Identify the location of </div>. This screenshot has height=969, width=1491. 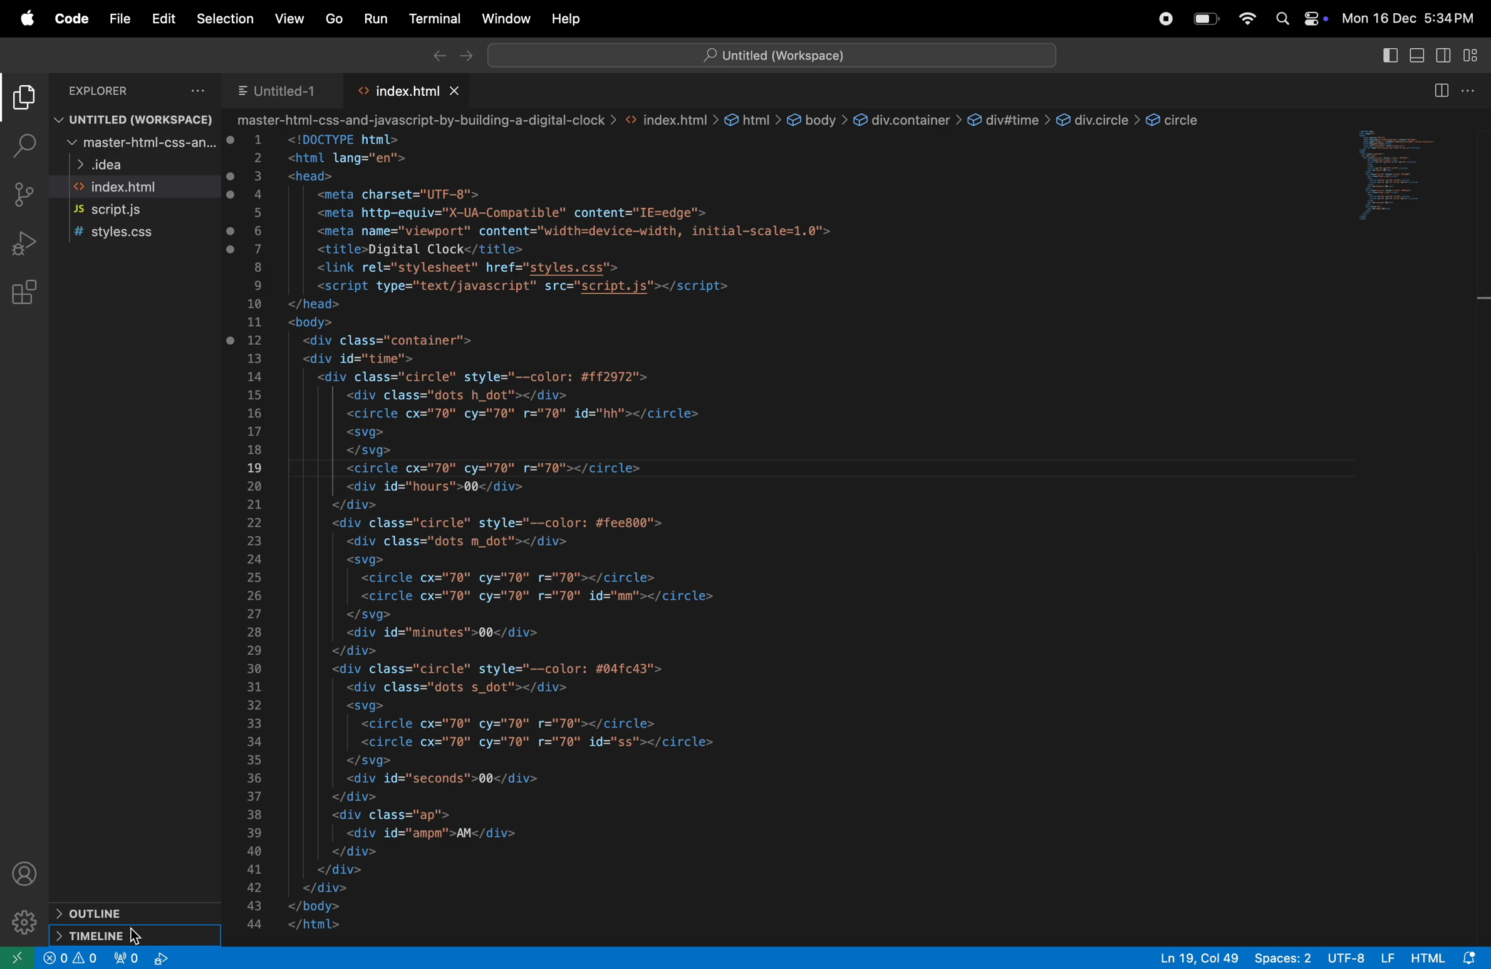
(353, 851).